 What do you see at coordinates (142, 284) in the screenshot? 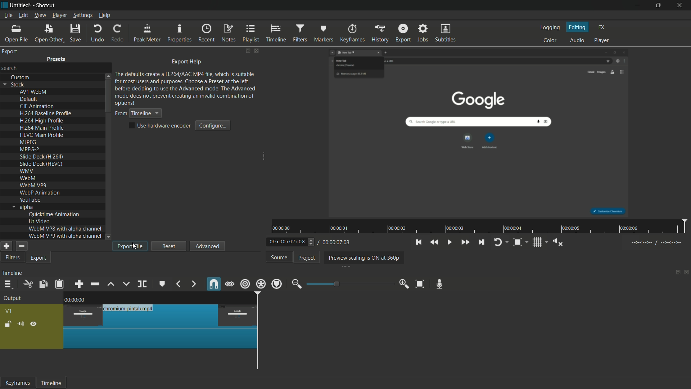
I see `split at playhead` at bounding box center [142, 284].